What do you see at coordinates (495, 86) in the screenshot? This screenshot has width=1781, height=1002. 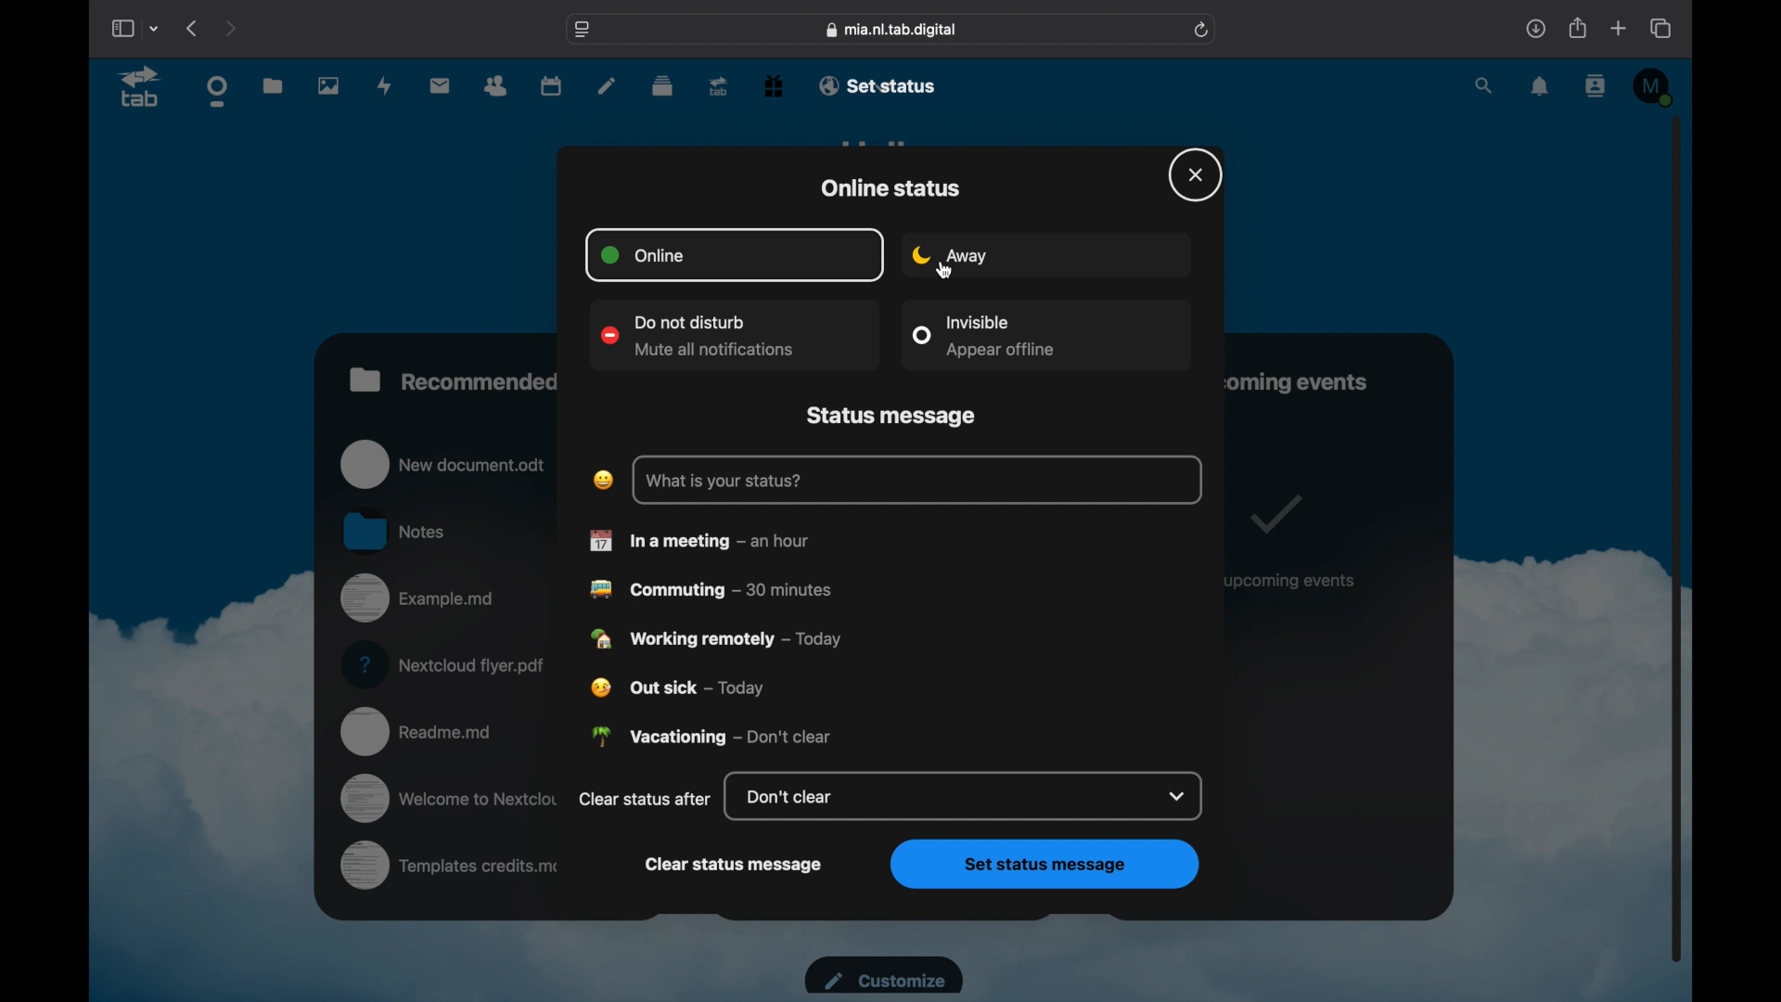 I see `contacts` at bounding box center [495, 86].